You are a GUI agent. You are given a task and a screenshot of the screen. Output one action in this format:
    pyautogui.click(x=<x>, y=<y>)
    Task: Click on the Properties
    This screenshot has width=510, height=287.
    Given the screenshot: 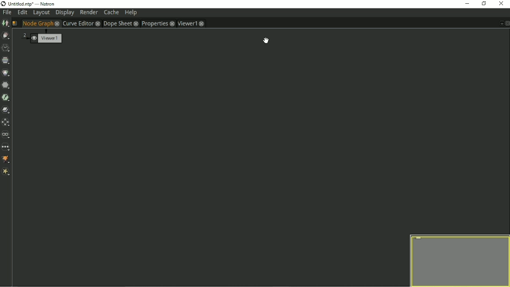 What is the action you would take?
    pyautogui.click(x=154, y=23)
    